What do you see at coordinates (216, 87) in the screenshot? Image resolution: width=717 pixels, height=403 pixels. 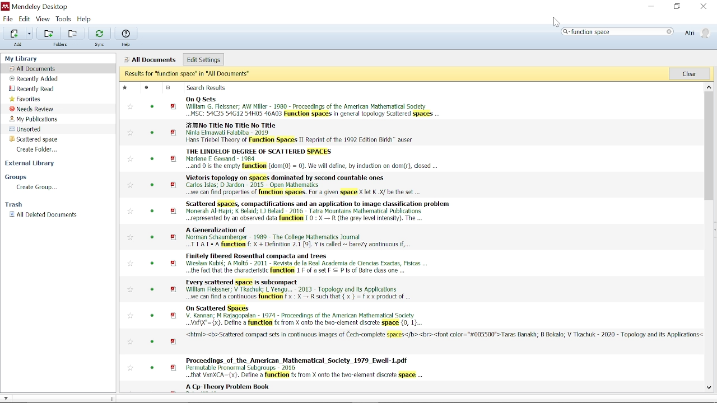 I see `Search results` at bounding box center [216, 87].